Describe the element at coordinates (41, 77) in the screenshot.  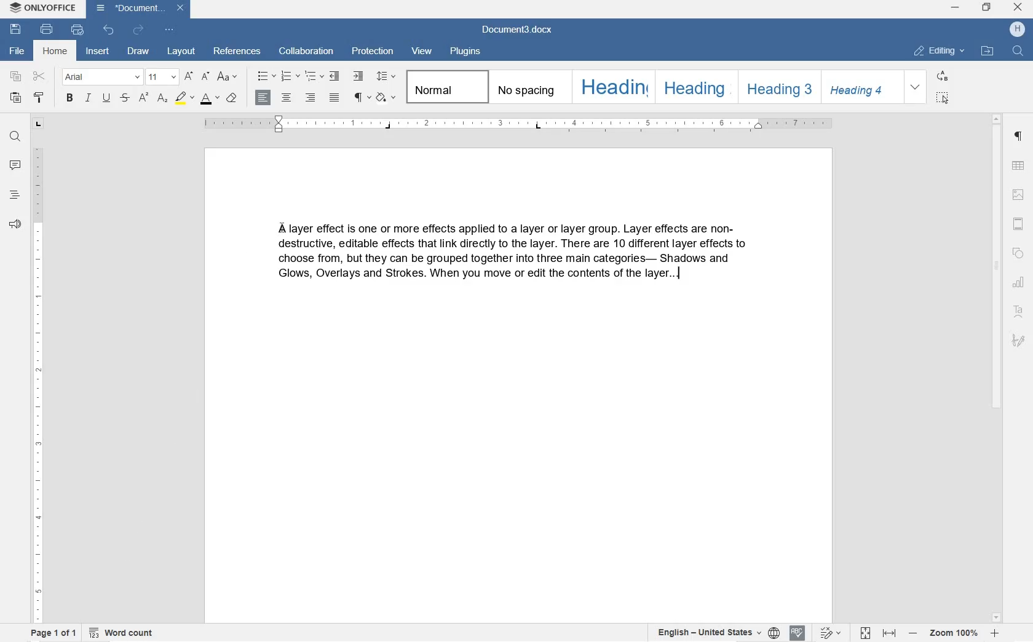
I see `CUT` at that location.